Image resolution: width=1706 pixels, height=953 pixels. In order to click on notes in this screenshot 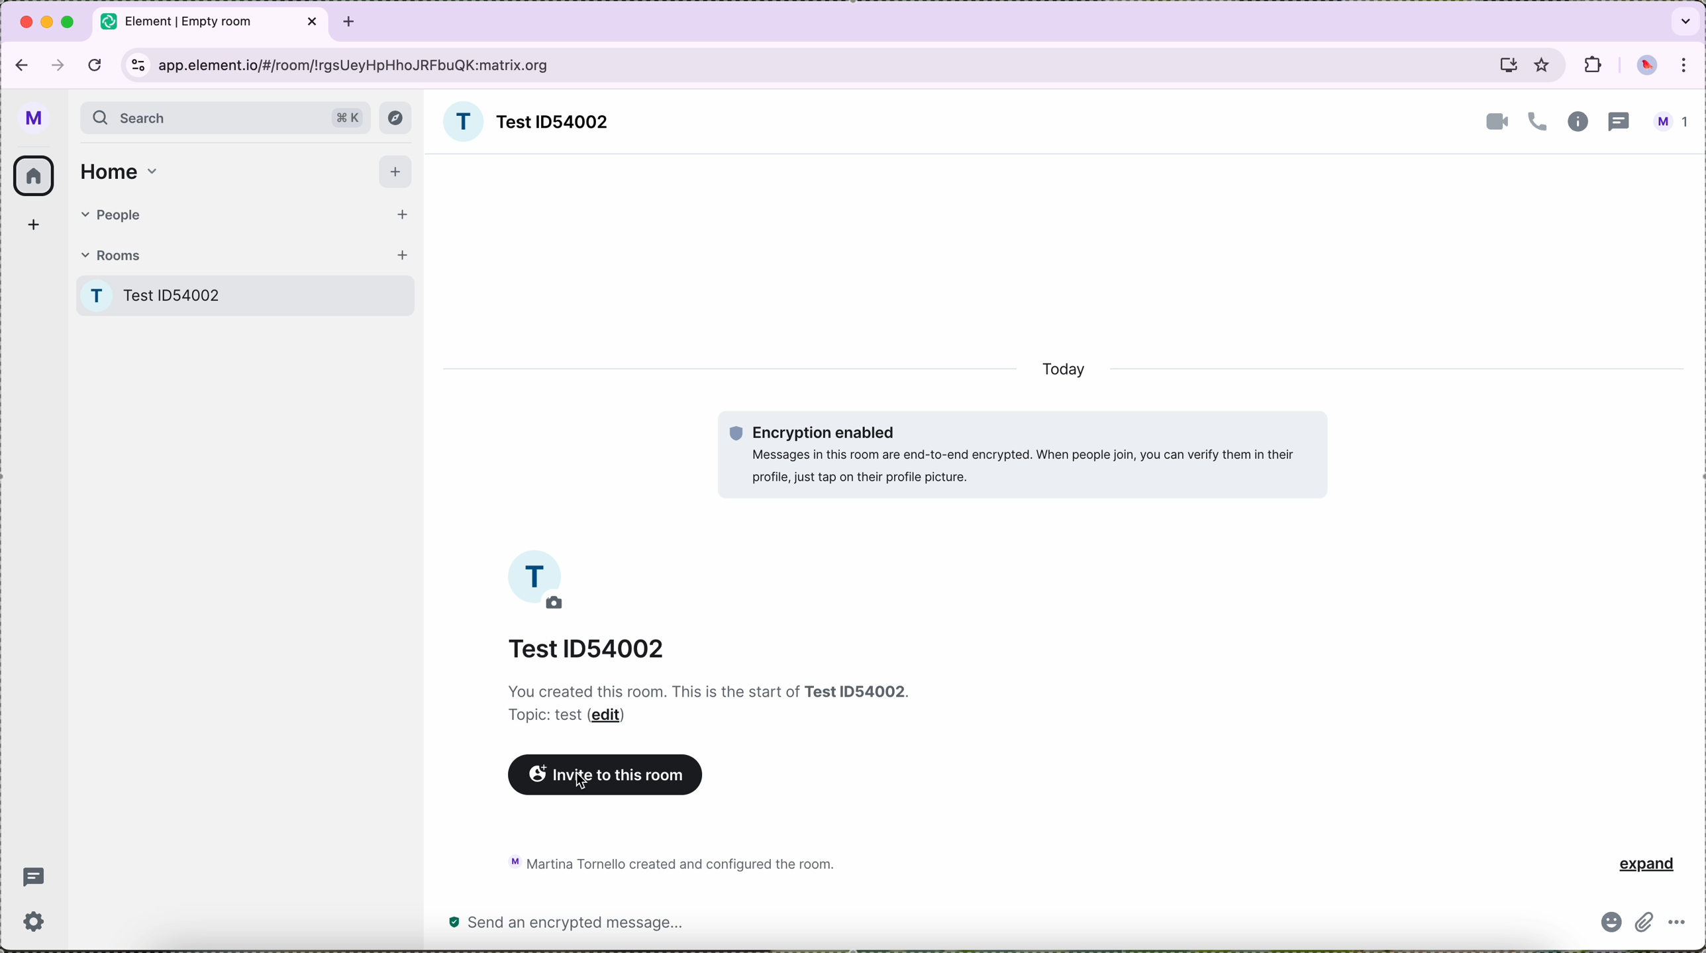, I will do `click(712, 703)`.